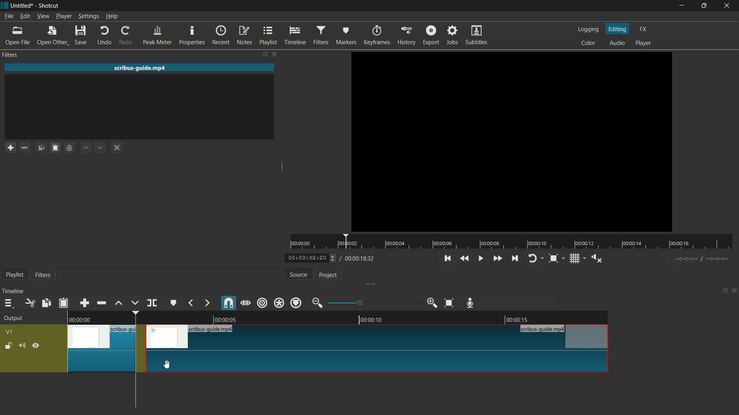 The width and height of the screenshot is (739, 415). Describe the element at coordinates (406, 36) in the screenshot. I see `history` at that location.